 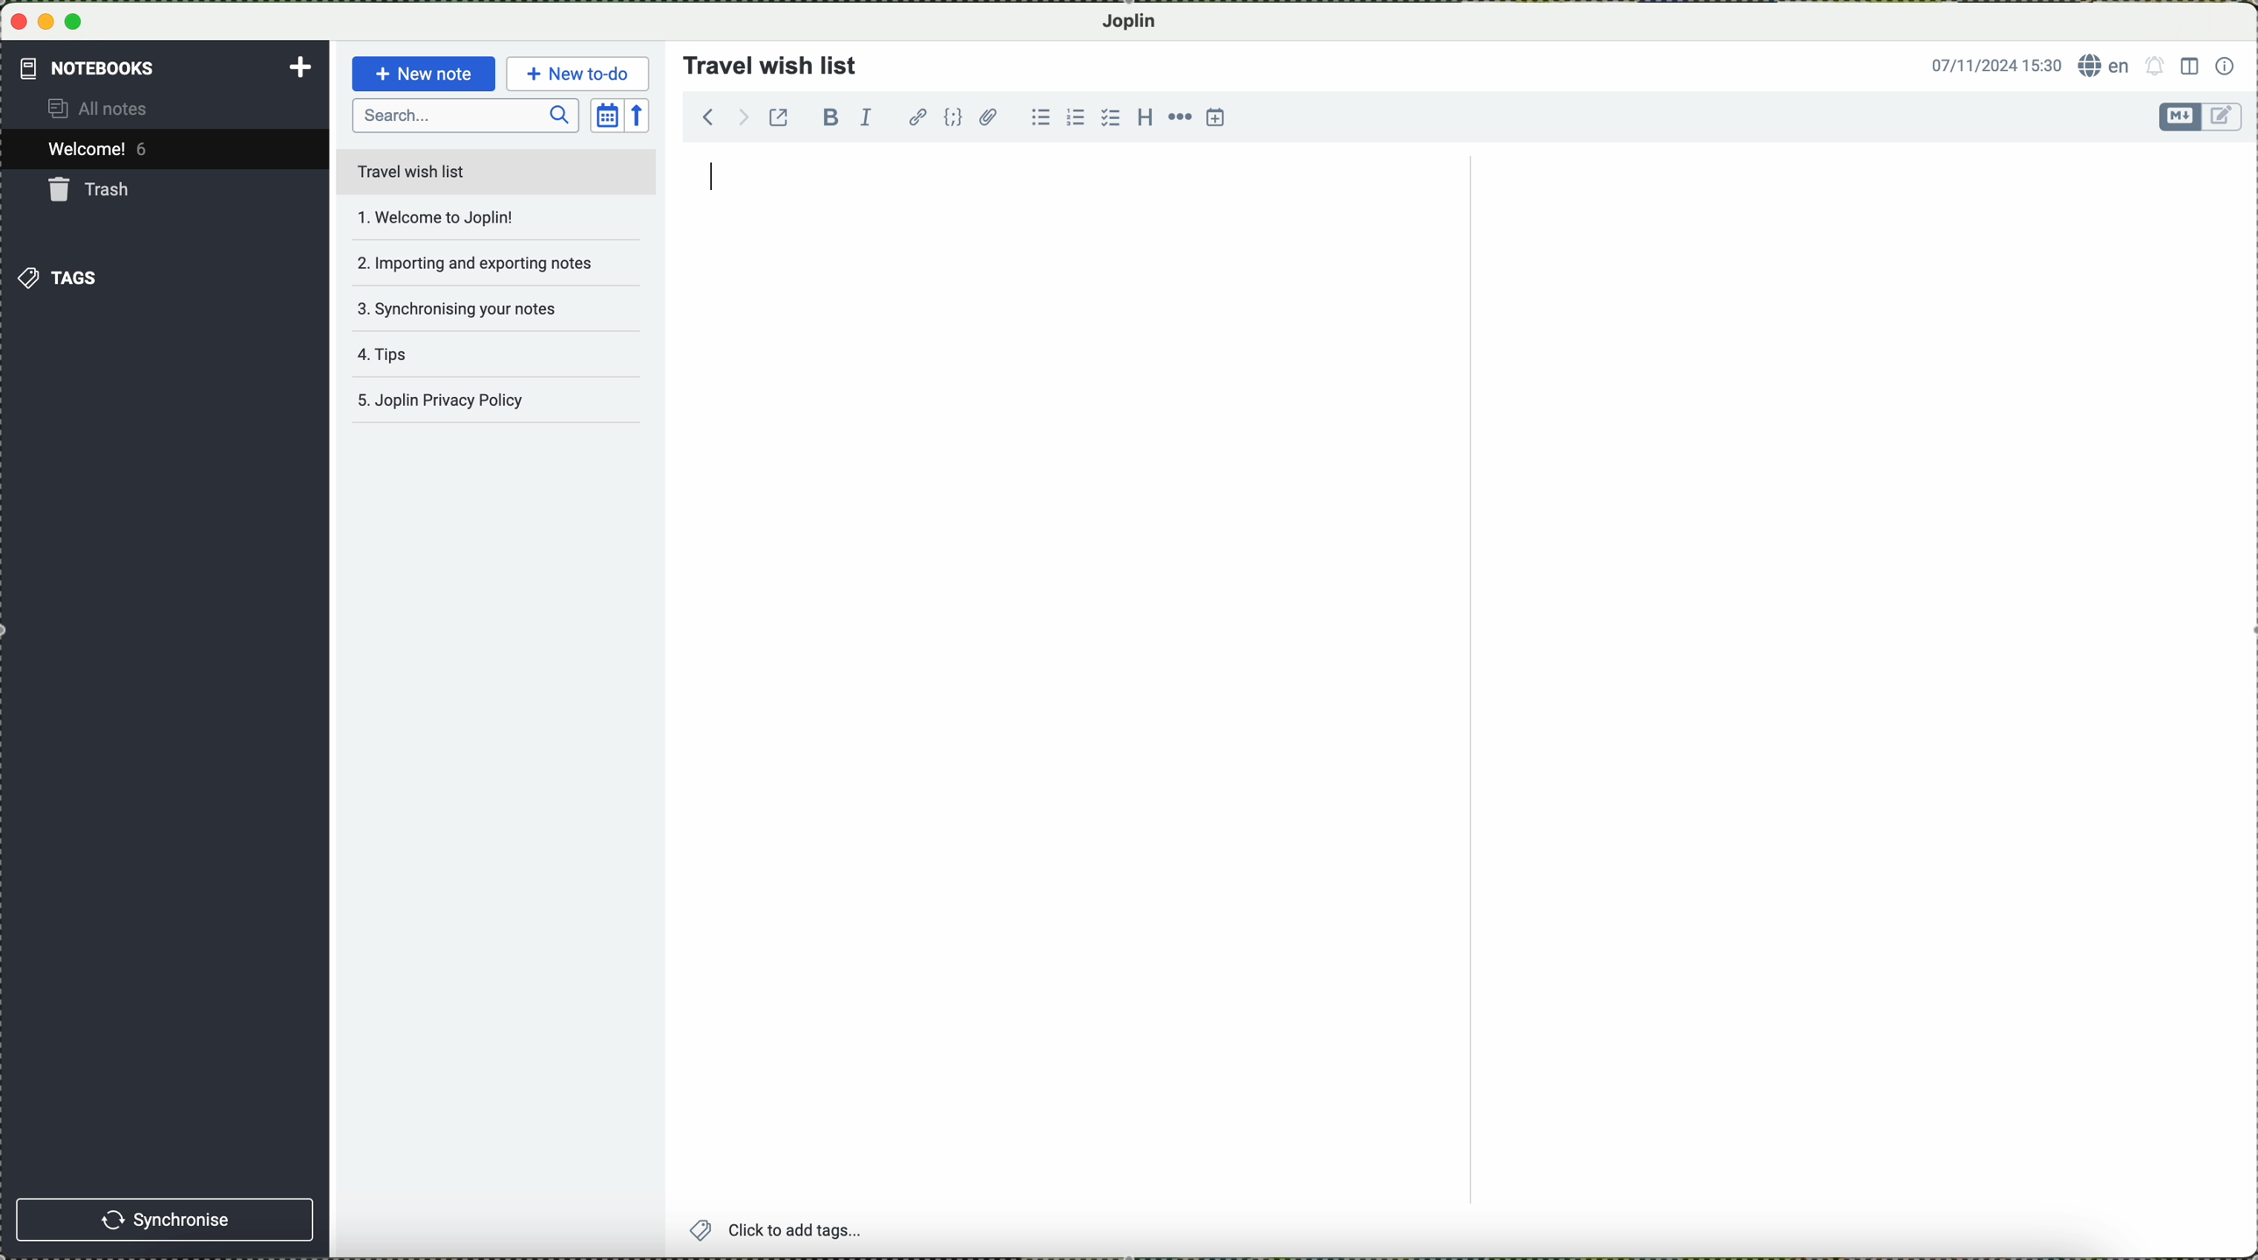 What do you see at coordinates (1218, 119) in the screenshot?
I see `insert time` at bounding box center [1218, 119].